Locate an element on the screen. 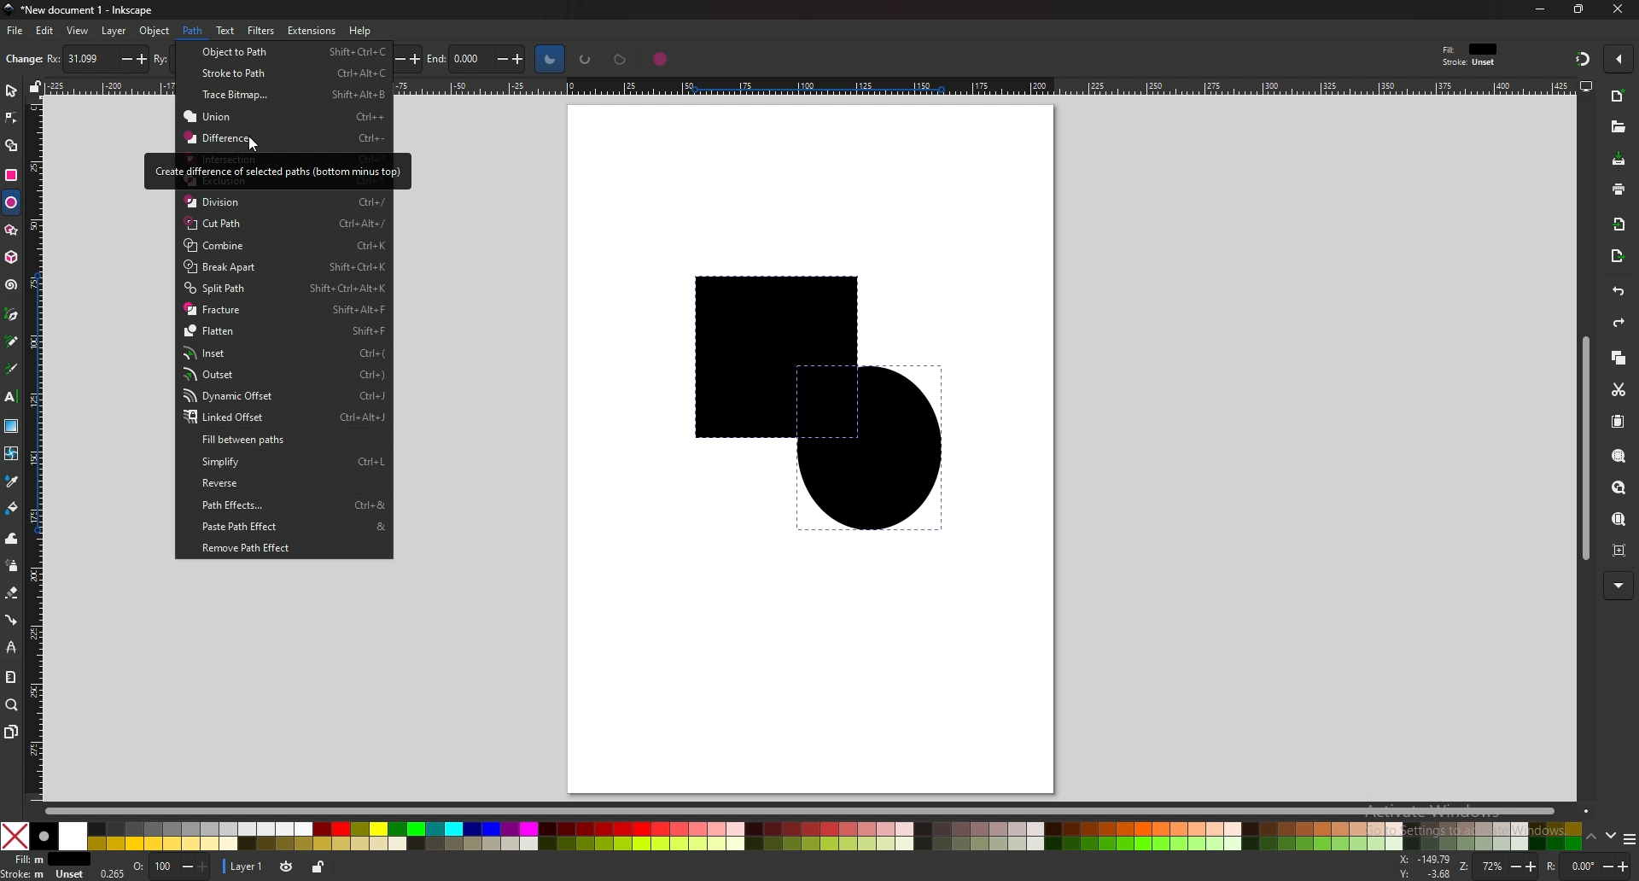 Image resolution: width=1639 pixels, height=881 pixels. end is located at coordinates (481, 60).